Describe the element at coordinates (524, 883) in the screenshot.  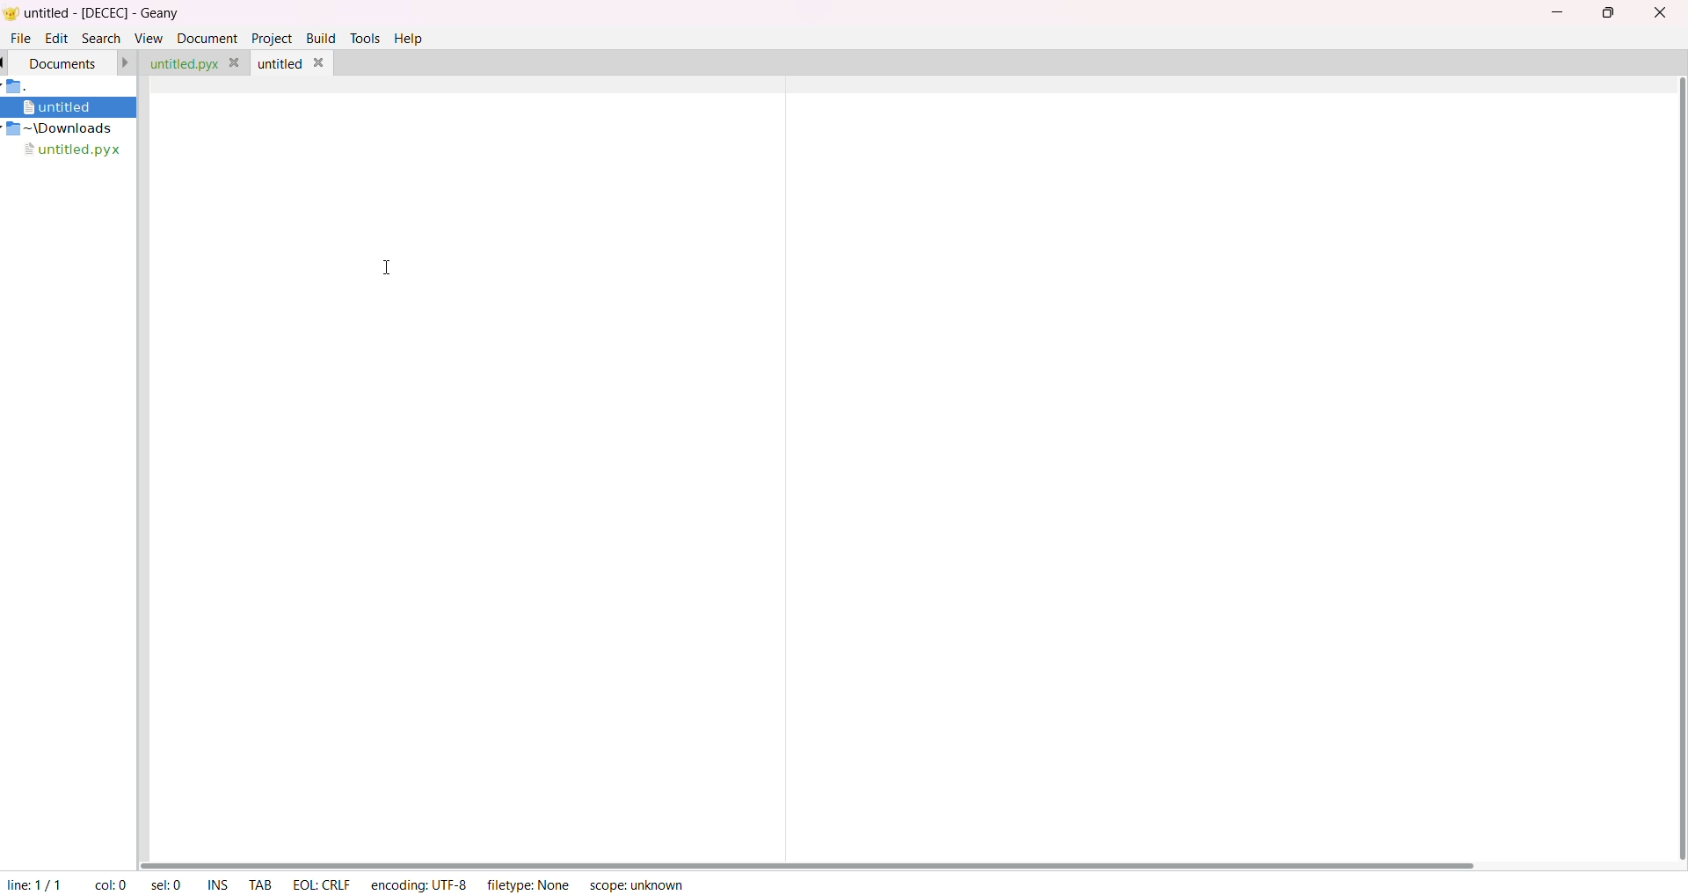
I see `filetype: None` at that location.